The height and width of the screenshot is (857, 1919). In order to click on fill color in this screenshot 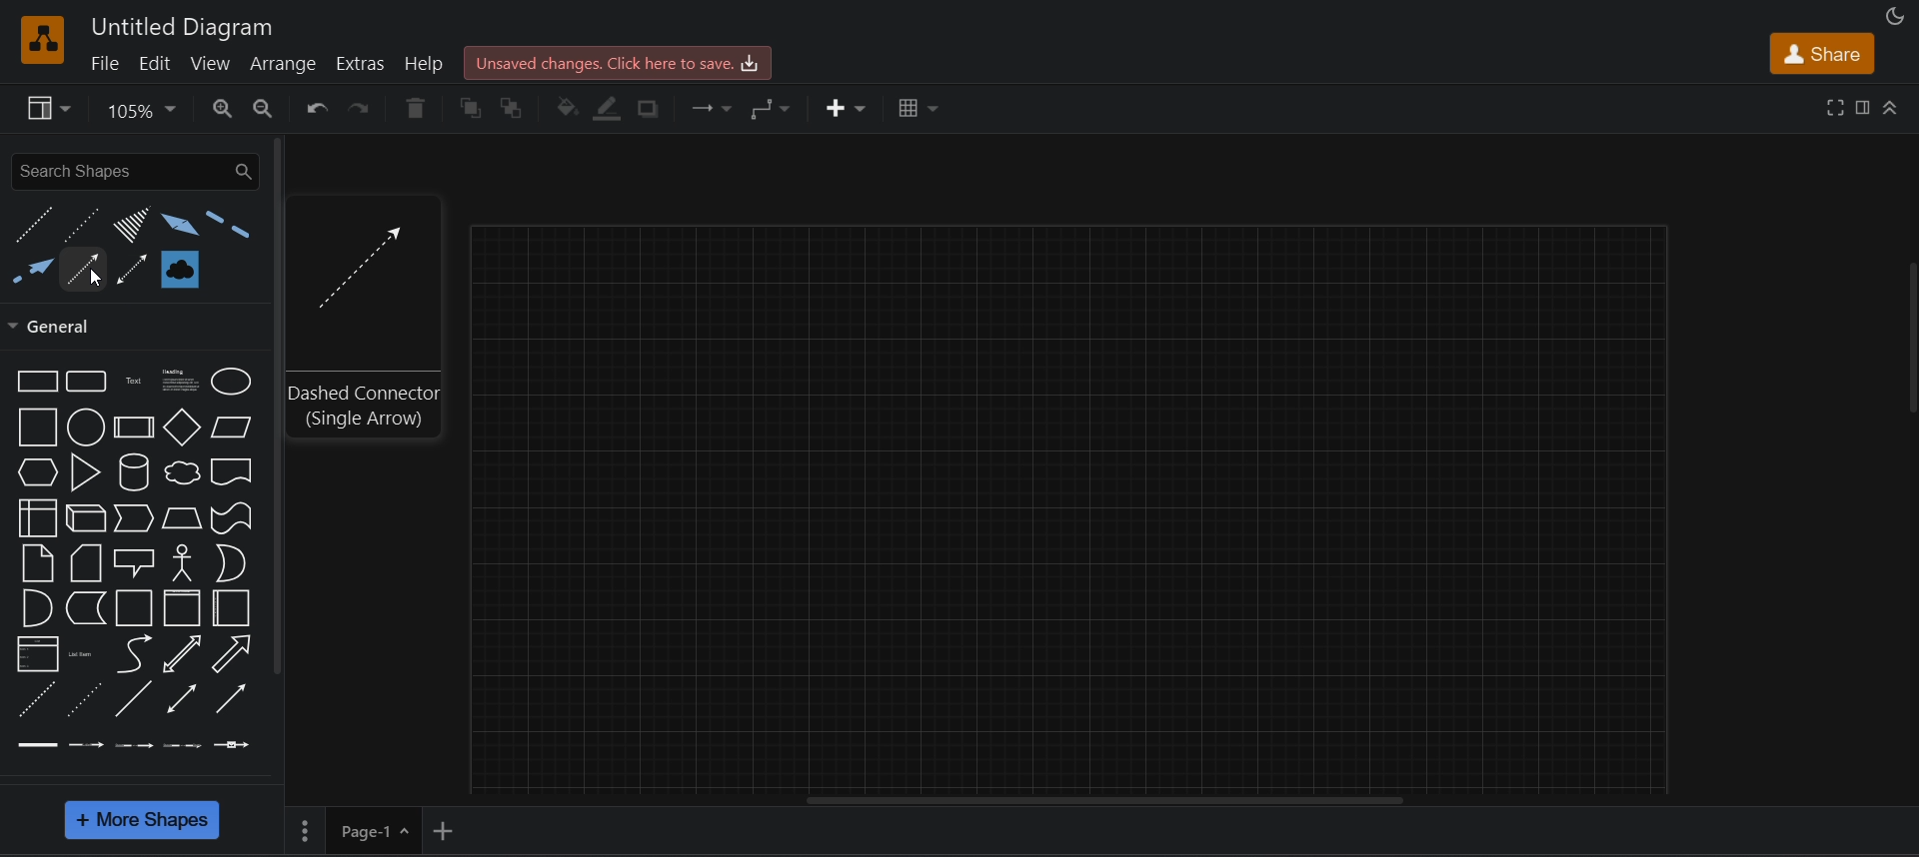, I will do `click(567, 110)`.